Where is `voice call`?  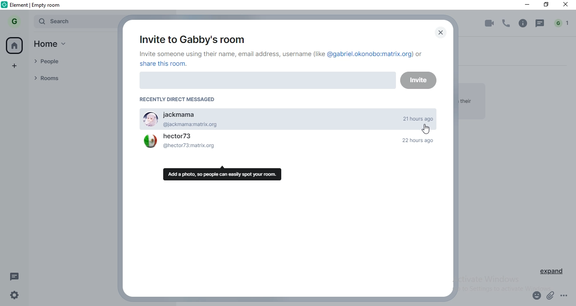
voice call is located at coordinates (507, 24).